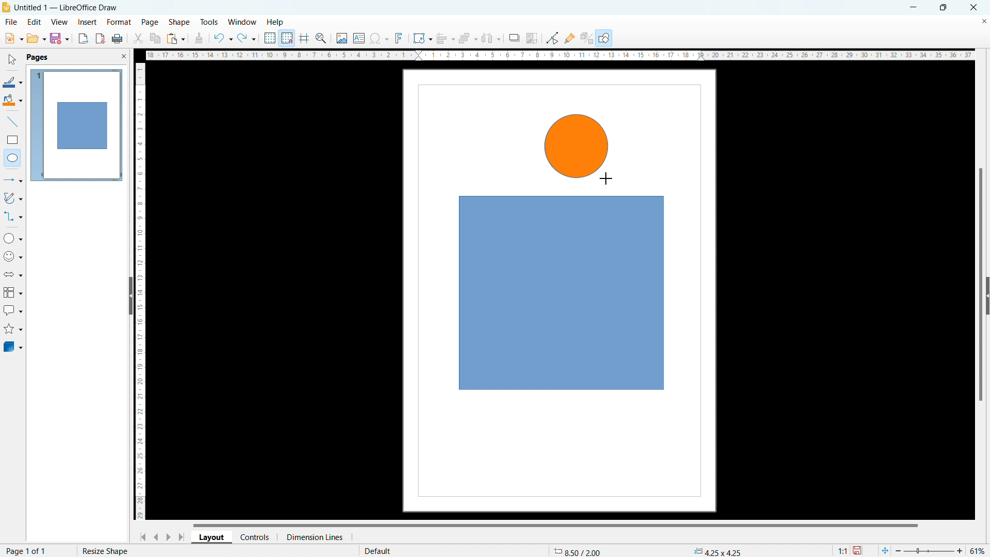 The height and width of the screenshot is (557, 990). I want to click on align object, so click(445, 38).